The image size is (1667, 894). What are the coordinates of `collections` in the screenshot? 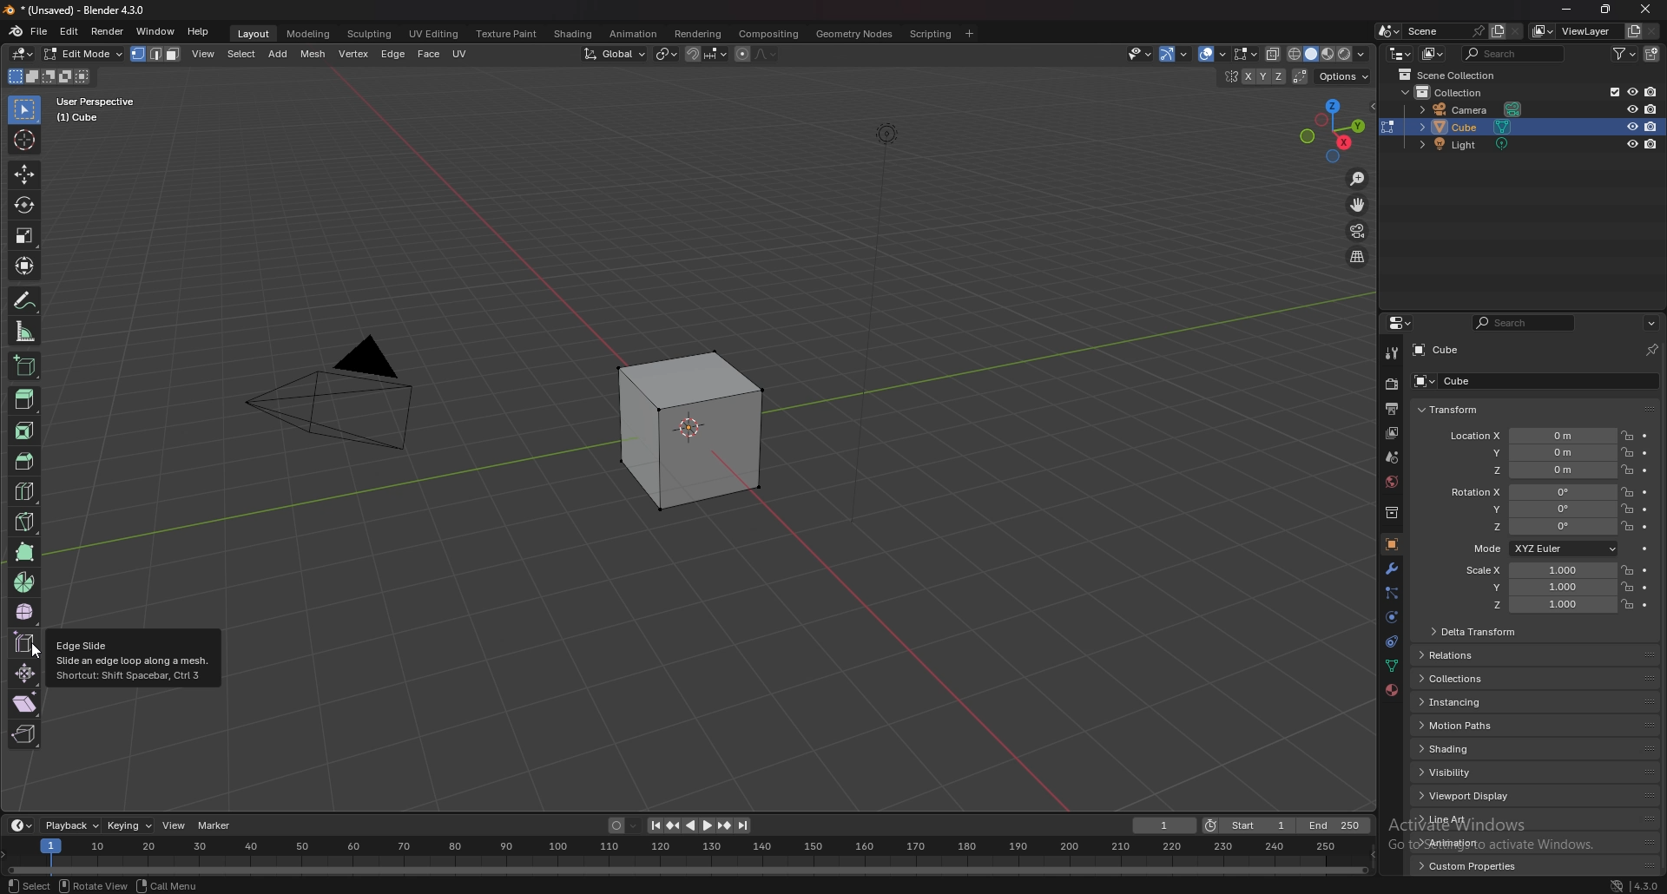 It's located at (1460, 680).